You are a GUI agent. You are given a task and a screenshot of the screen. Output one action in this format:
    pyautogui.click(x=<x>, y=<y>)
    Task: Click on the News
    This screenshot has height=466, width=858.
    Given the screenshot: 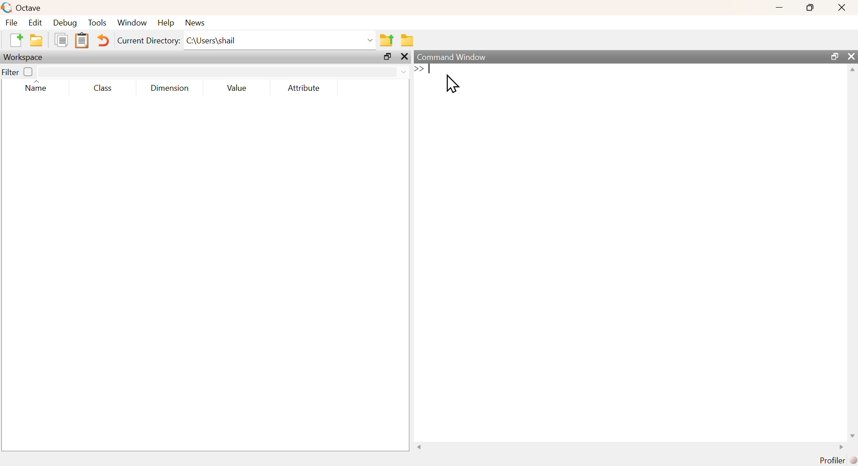 What is the action you would take?
    pyautogui.click(x=195, y=23)
    